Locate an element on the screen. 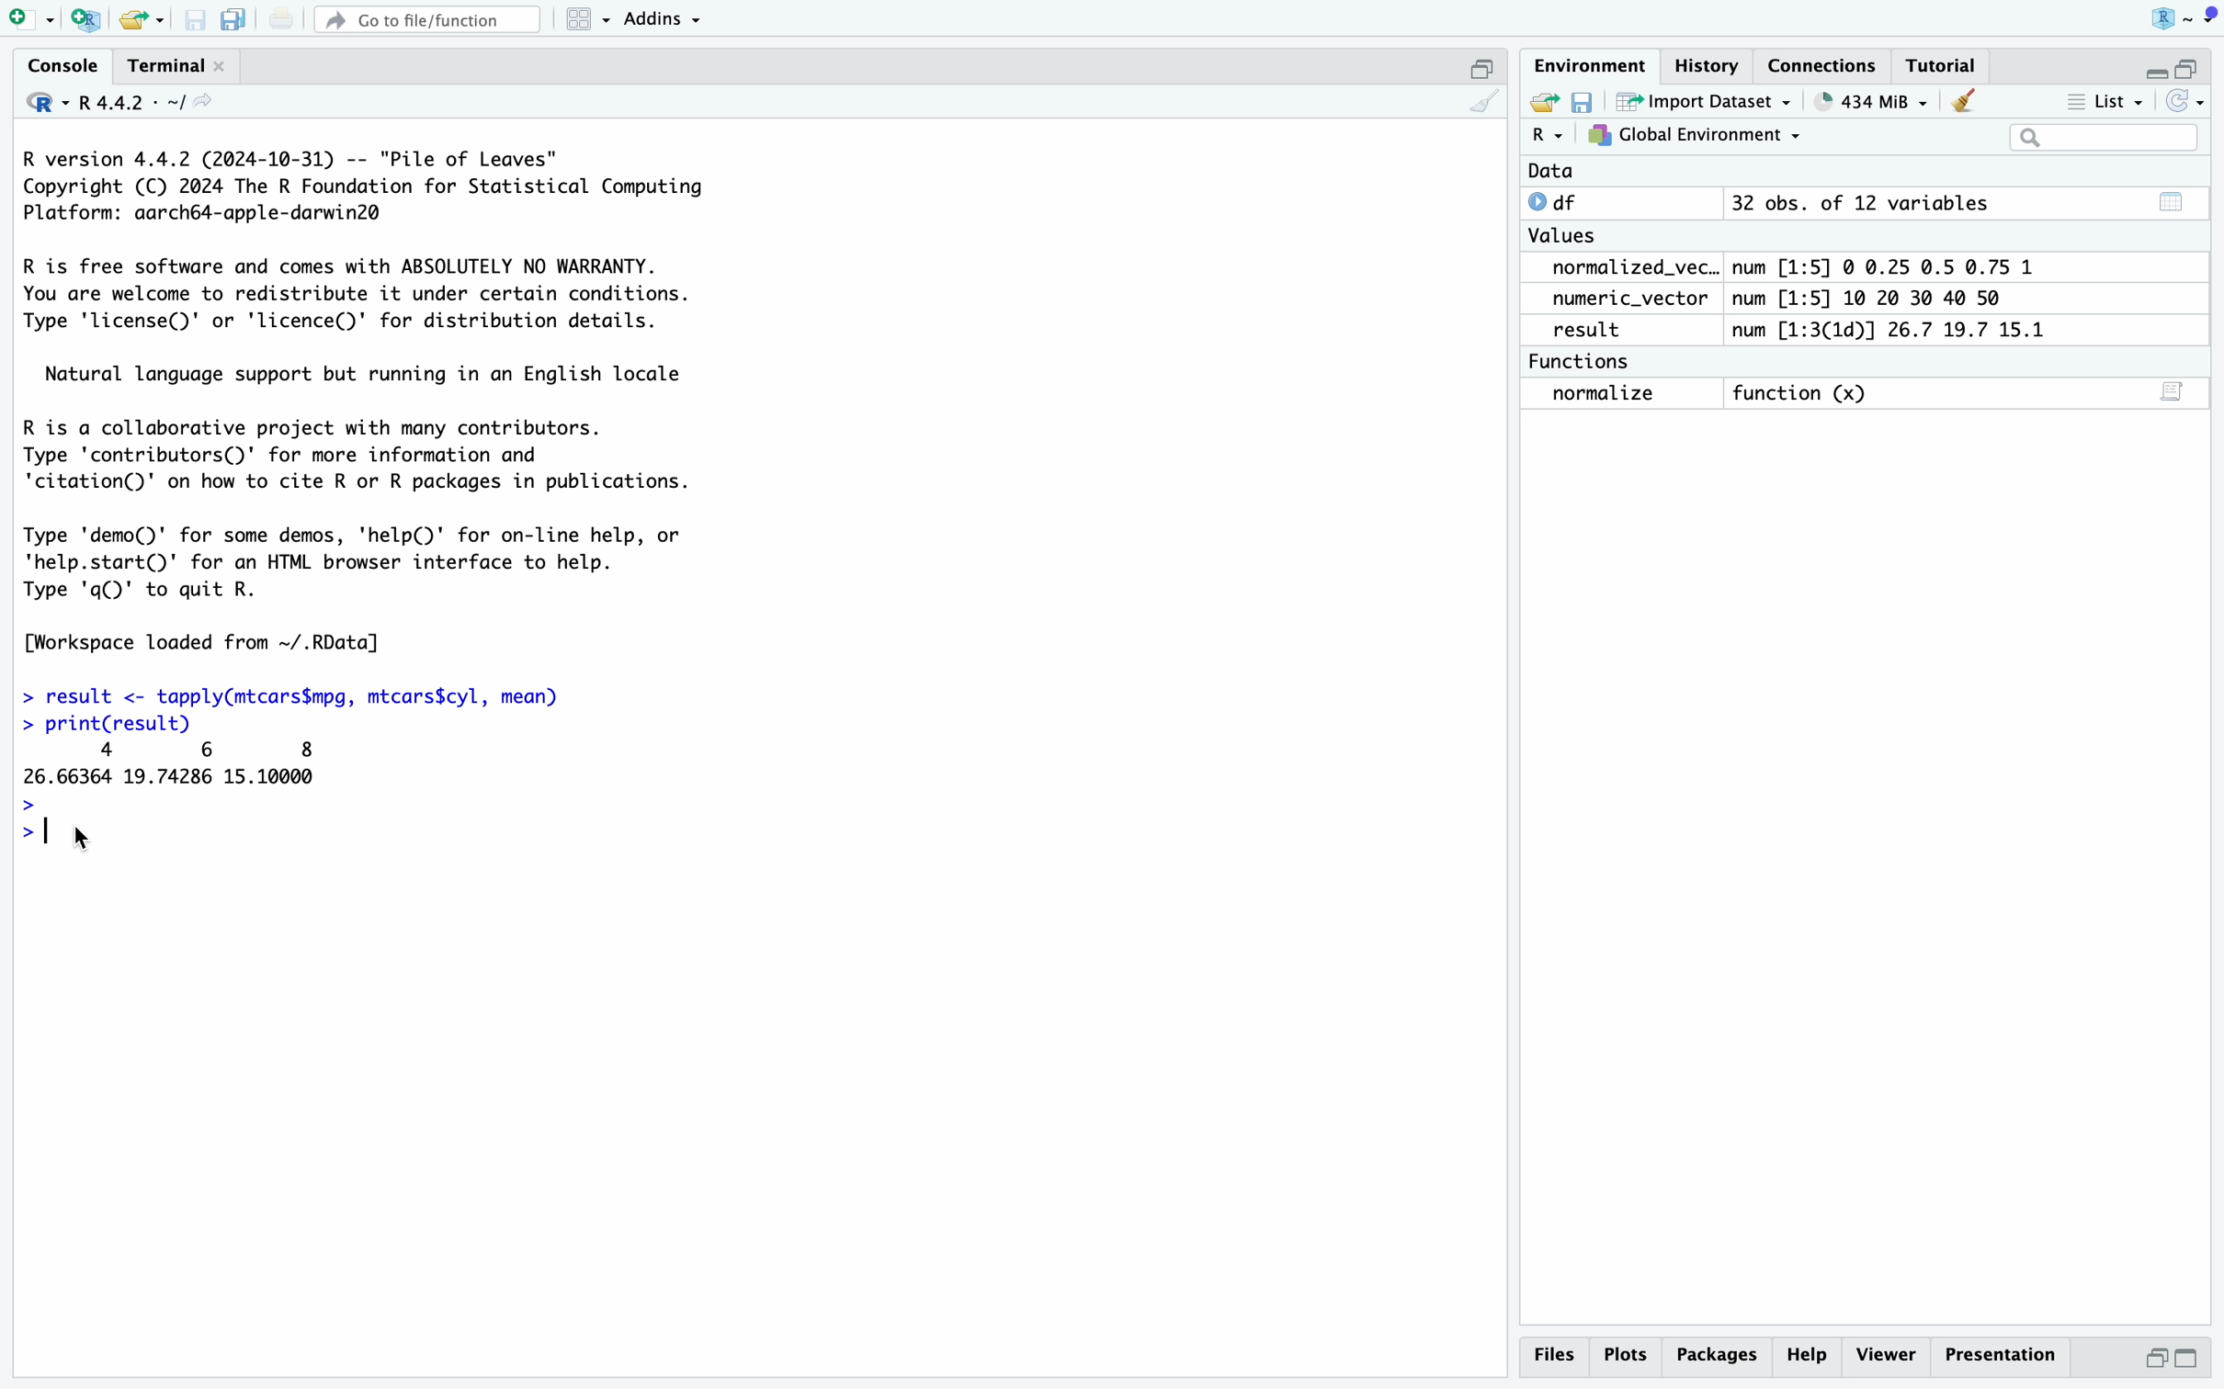 The height and width of the screenshot is (1389, 2224). Project is located at coordinates (2184, 18).